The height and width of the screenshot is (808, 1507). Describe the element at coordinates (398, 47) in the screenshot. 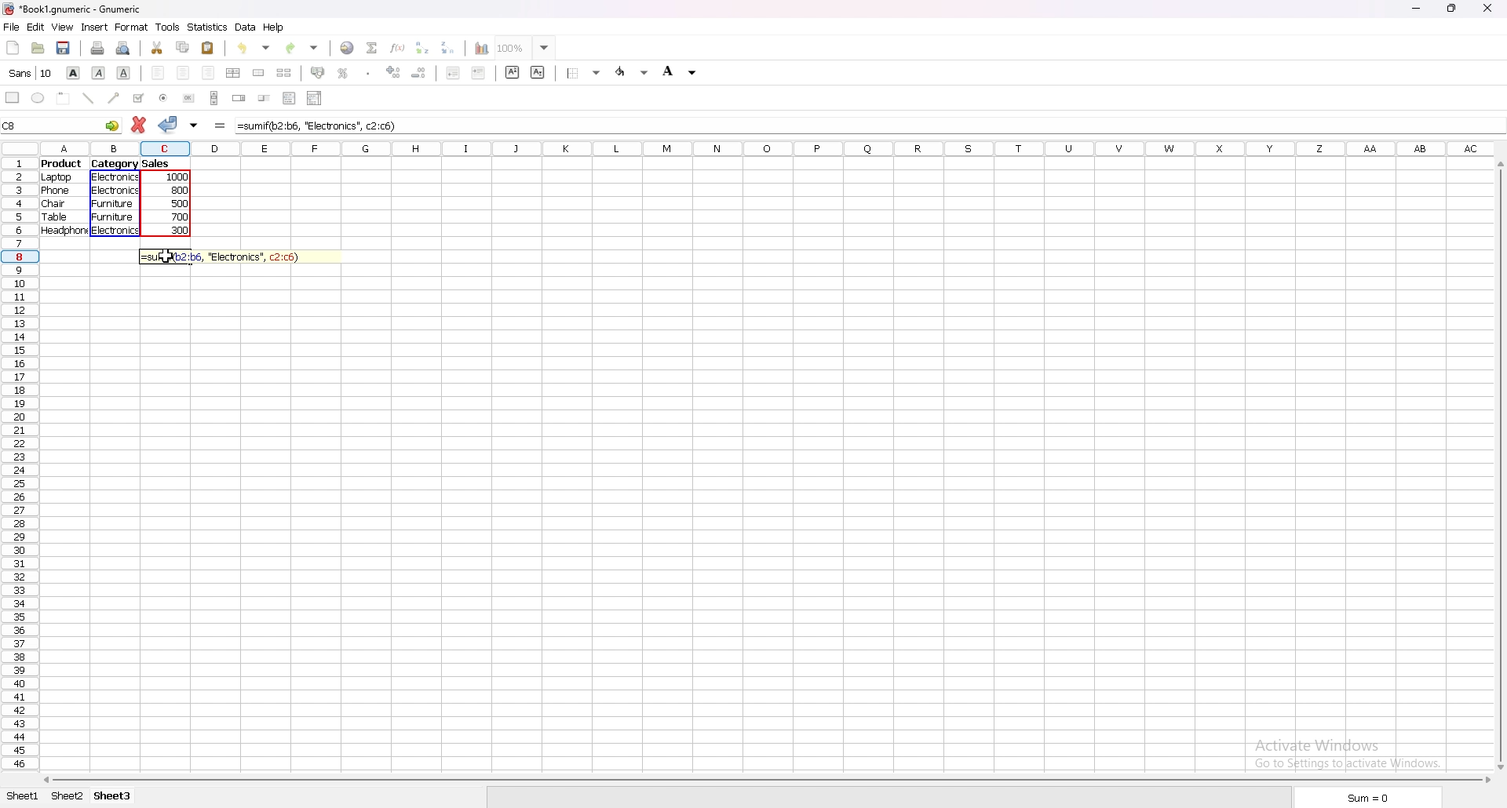

I see `functions` at that location.